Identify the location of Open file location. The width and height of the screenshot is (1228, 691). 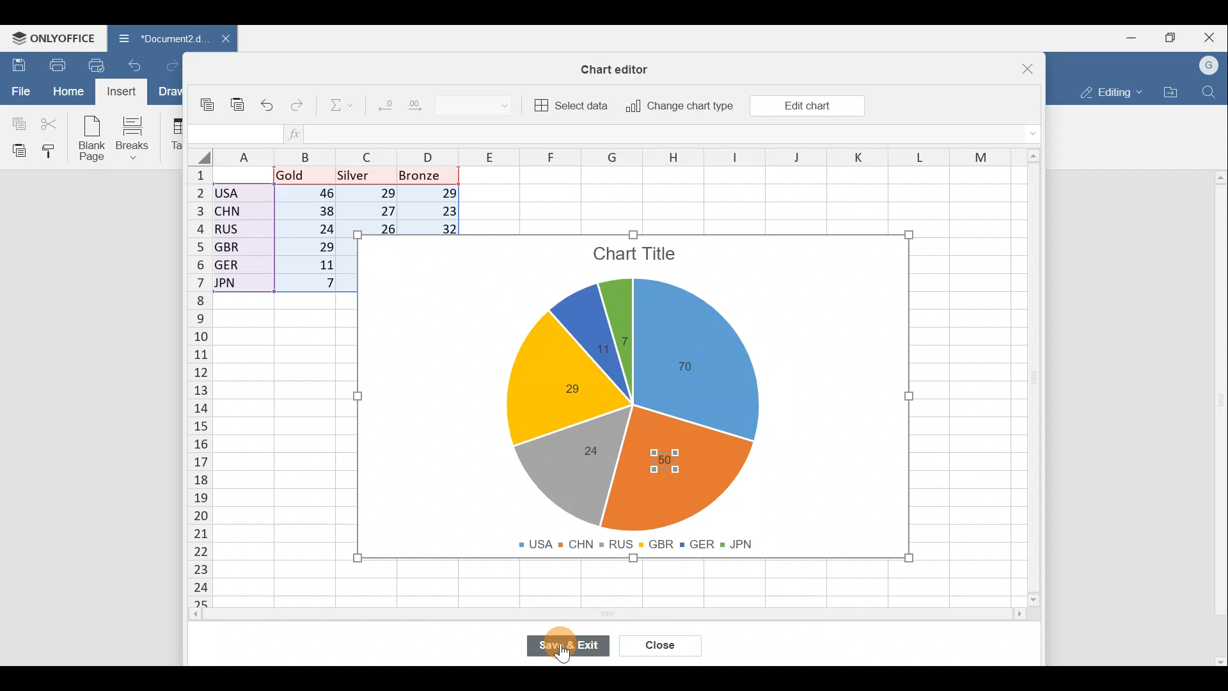
(1170, 92).